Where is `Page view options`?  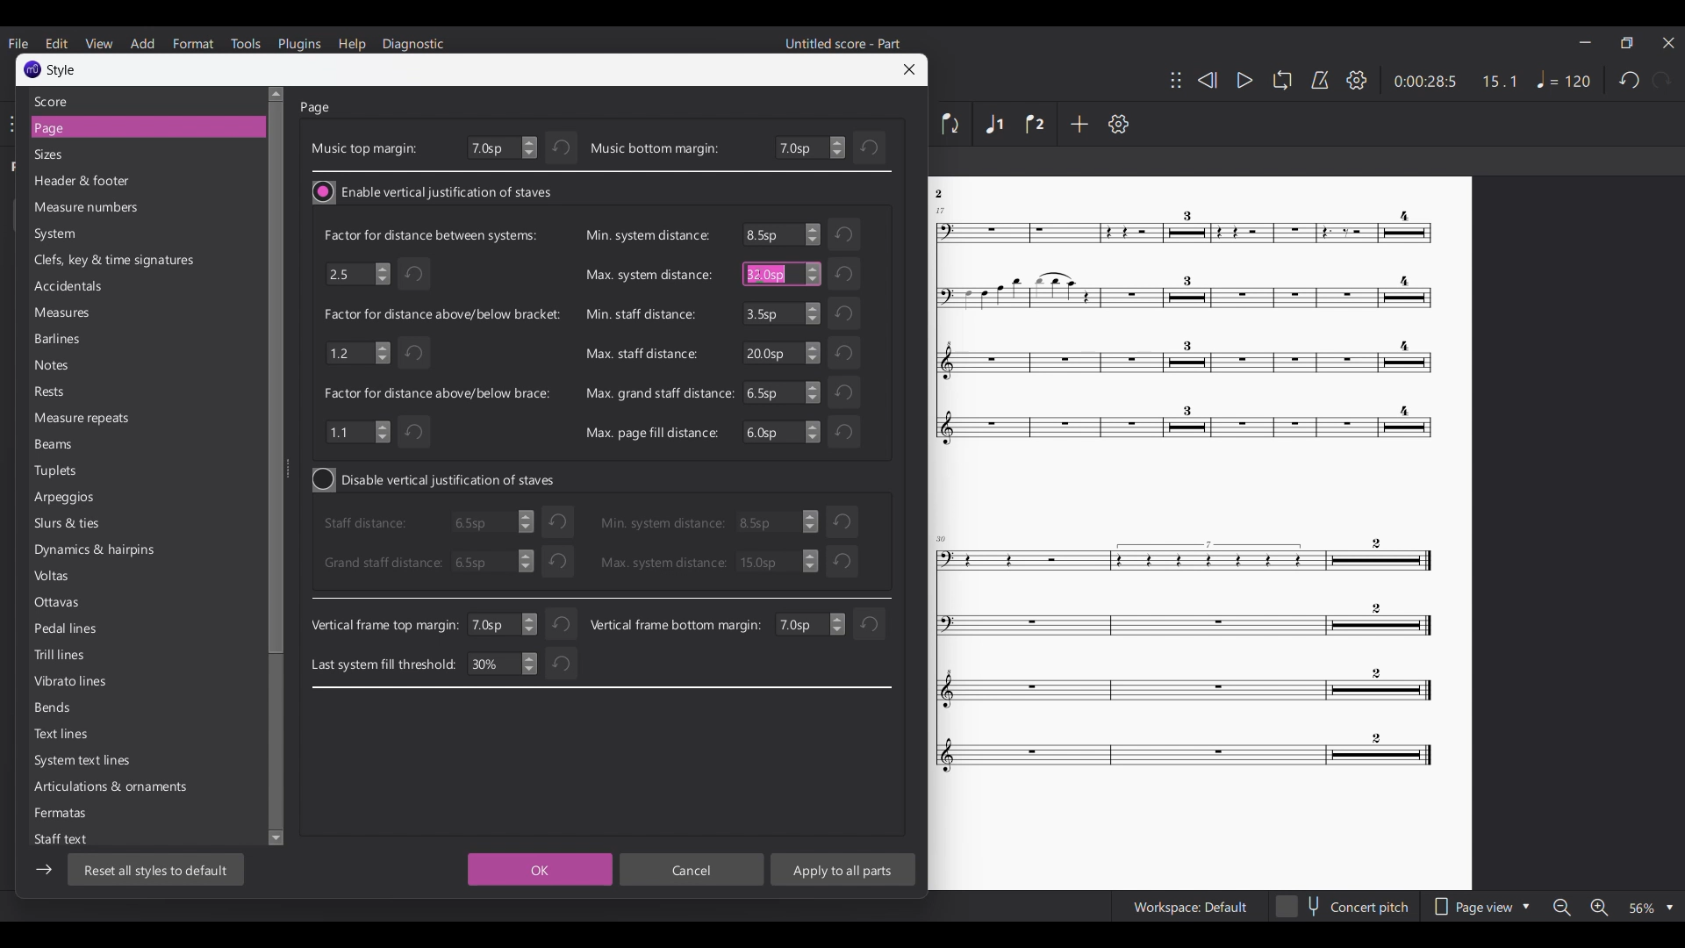 Page view options is located at coordinates (1481, 907).